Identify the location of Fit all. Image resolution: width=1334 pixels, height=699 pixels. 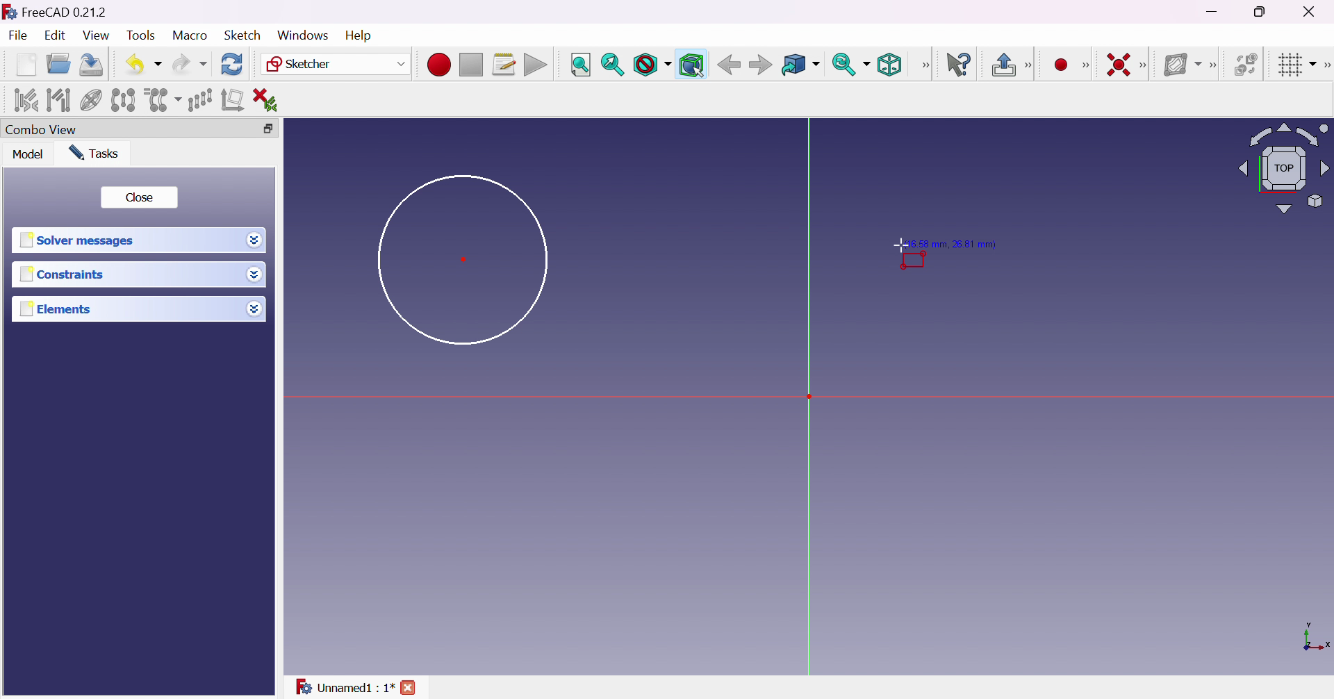
(580, 65).